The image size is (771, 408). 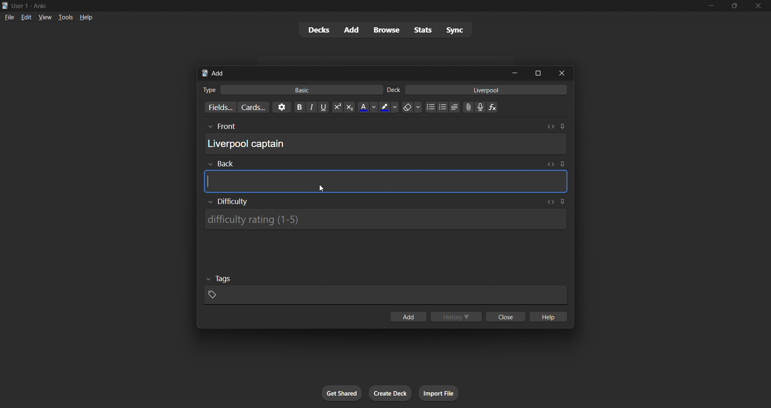 I want to click on add, so click(x=408, y=316).